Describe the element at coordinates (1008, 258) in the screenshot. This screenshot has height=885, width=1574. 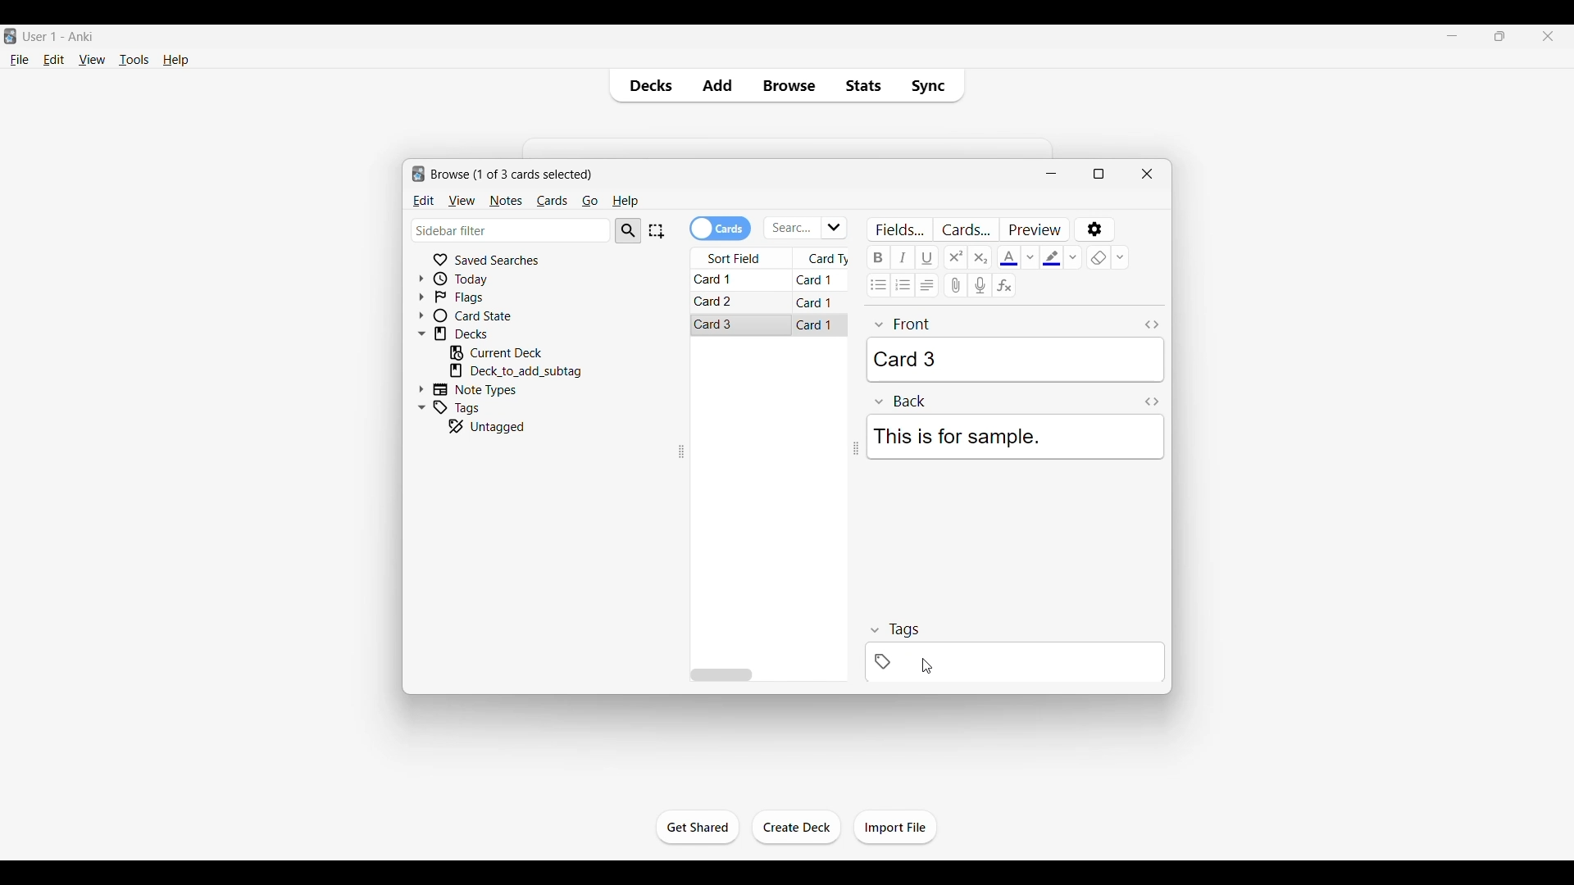
I see `Selected text color` at that location.